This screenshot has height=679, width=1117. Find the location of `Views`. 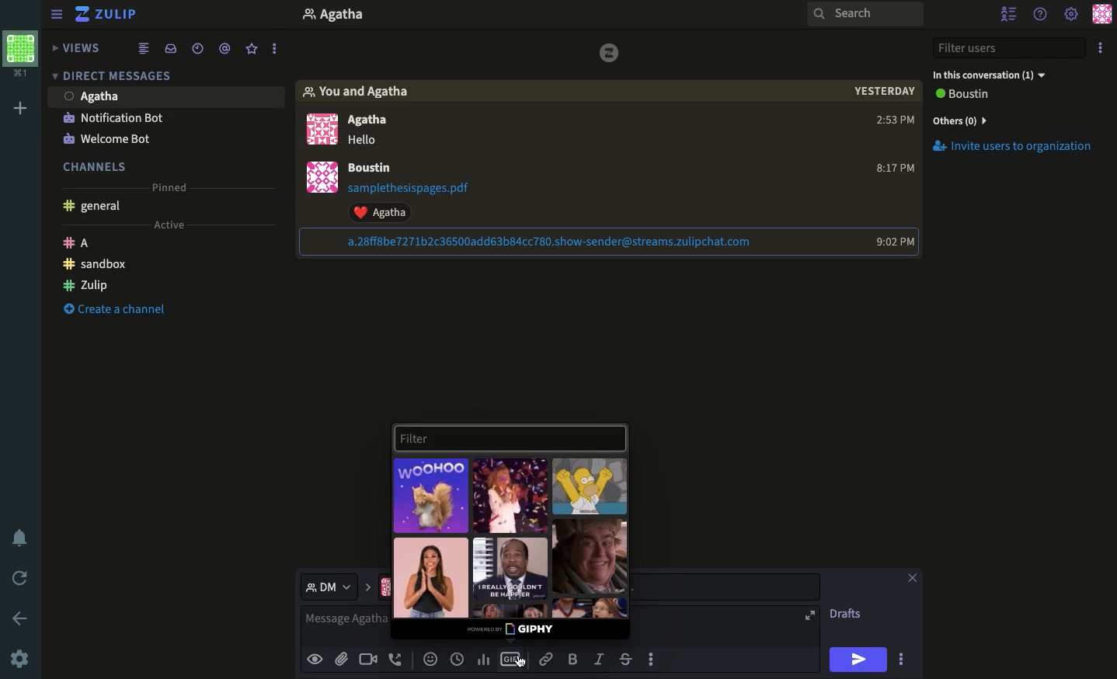

Views is located at coordinates (76, 47).